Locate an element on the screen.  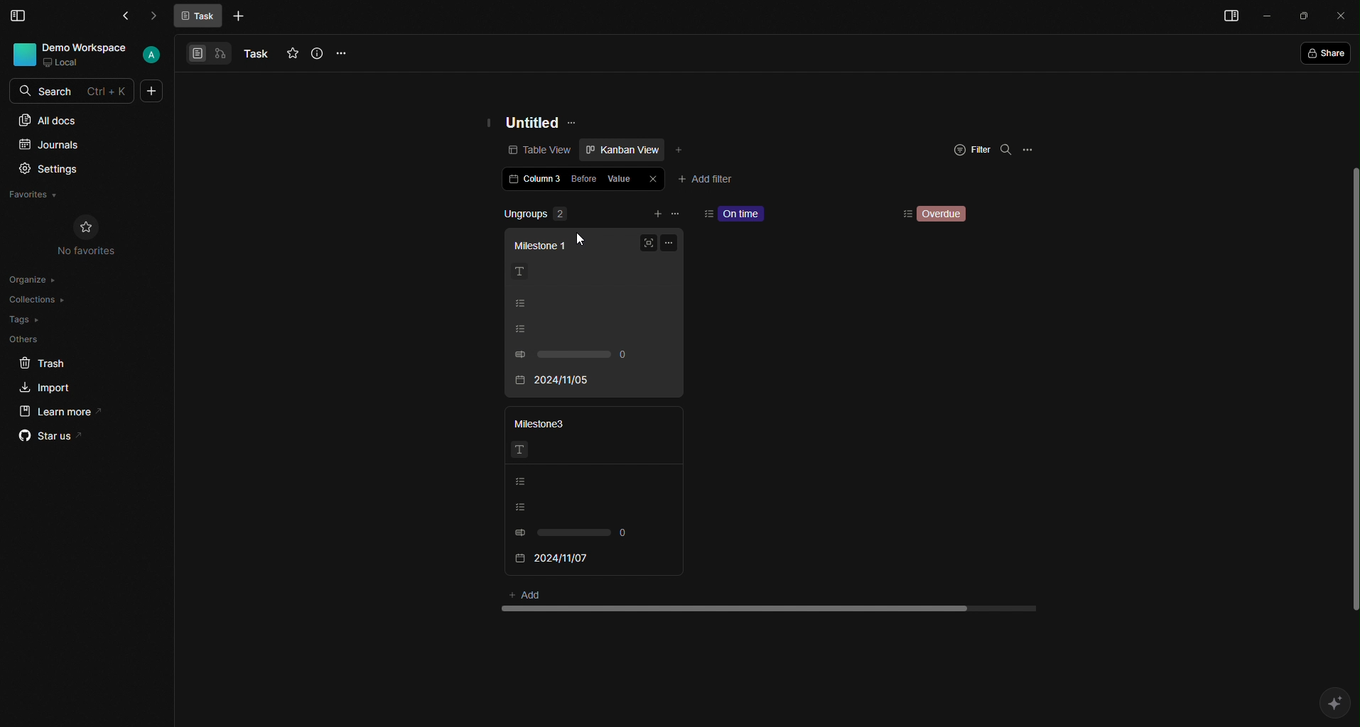
Search is located at coordinates (73, 90).